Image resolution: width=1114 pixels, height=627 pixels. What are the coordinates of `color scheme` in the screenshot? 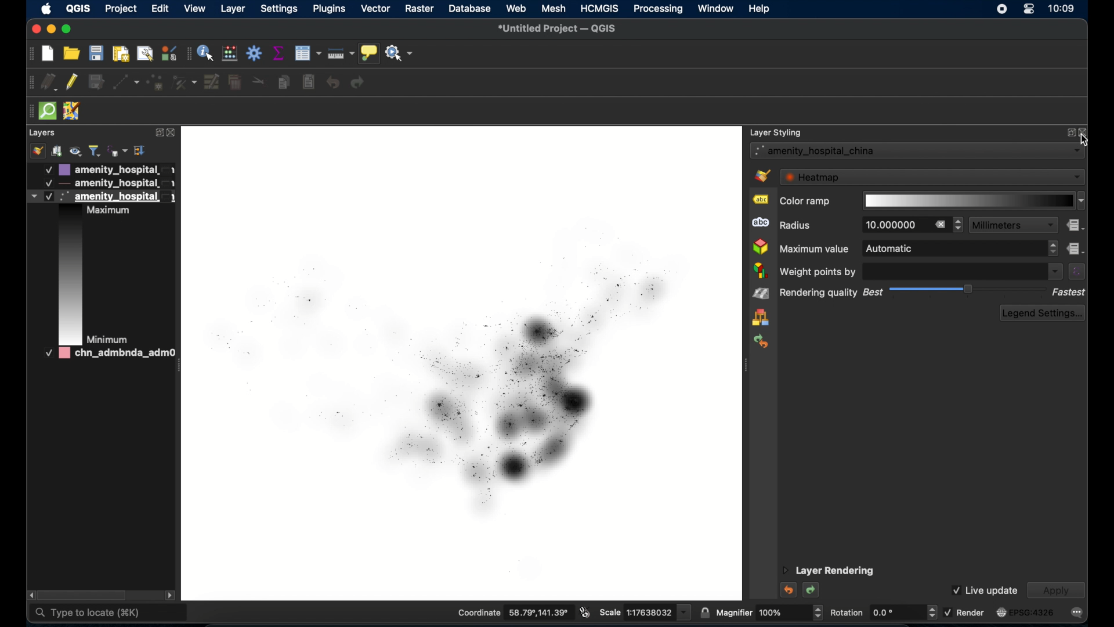 It's located at (69, 274).